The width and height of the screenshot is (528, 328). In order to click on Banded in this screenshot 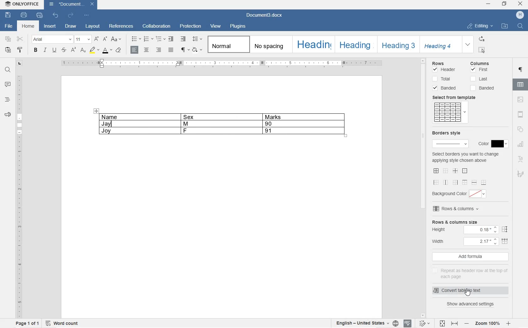, I will do `click(483, 88)`.